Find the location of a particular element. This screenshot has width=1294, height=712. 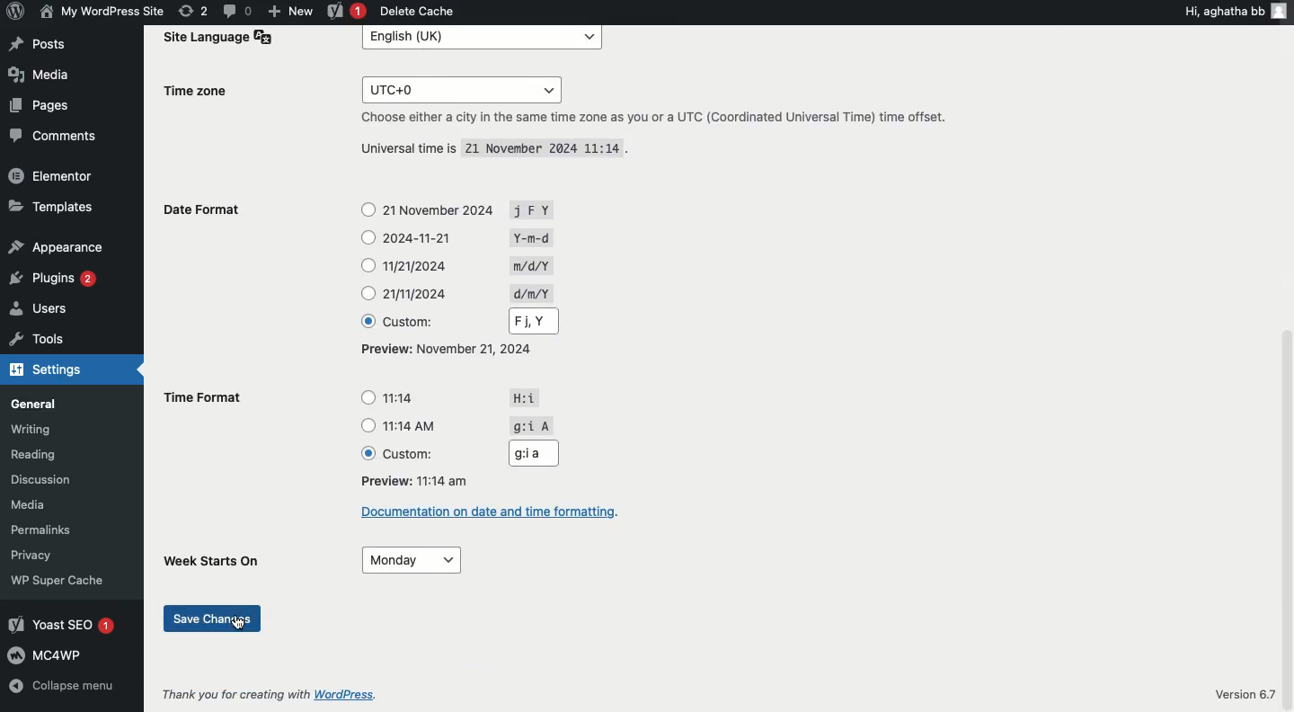

Site language is located at coordinates (214, 40).